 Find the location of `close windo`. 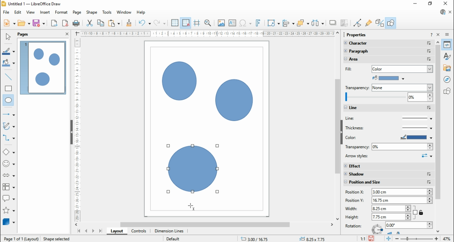

close windo is located at coordinates (447, 4).